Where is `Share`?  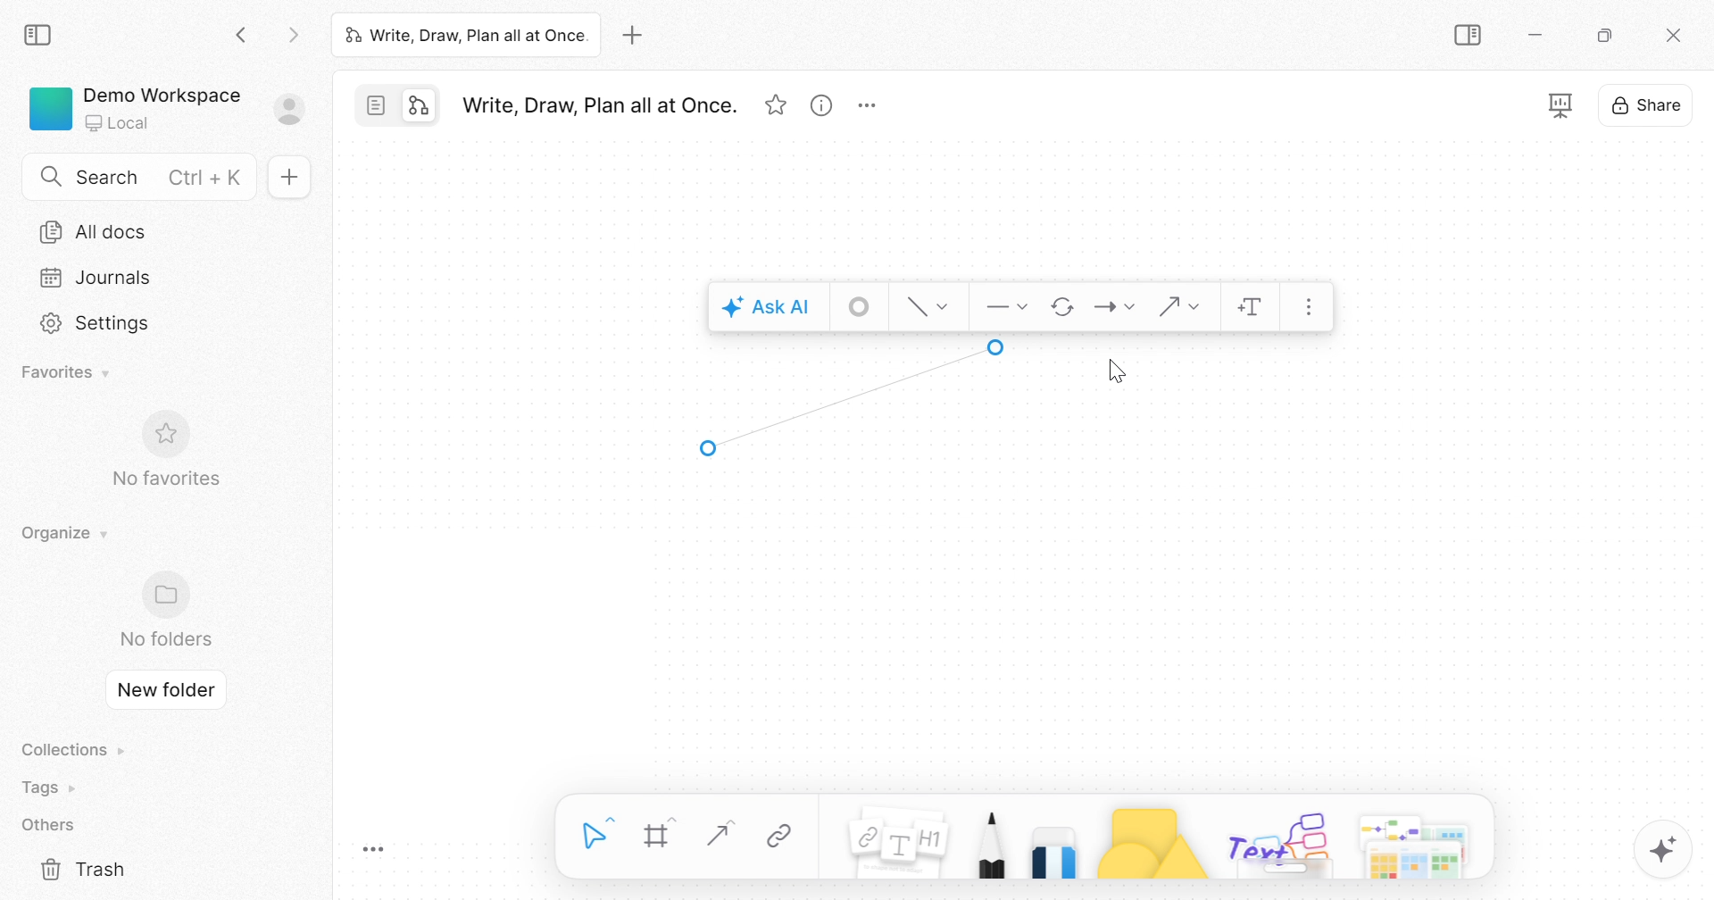 Share is located at coordinates (1647, 109).